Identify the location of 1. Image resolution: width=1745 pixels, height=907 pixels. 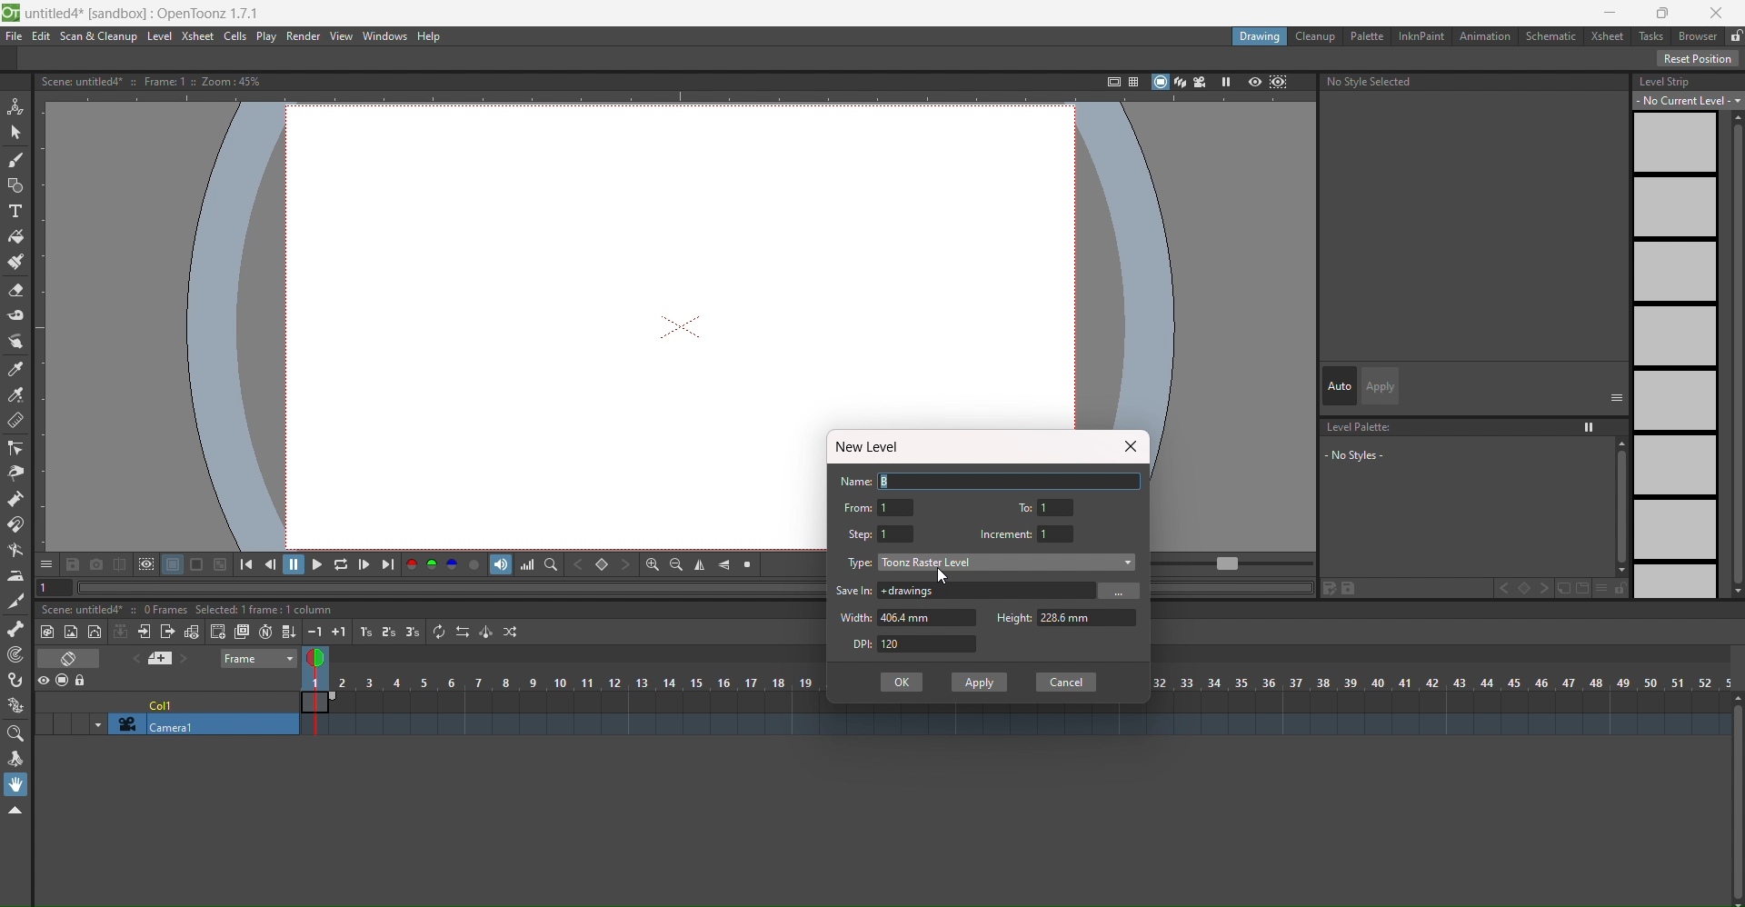
(1058, 507).